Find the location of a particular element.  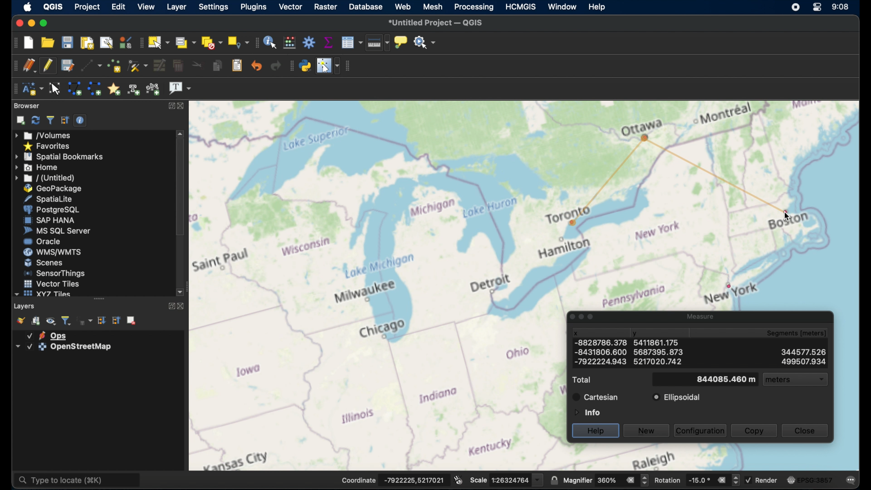

collapse all is located at coordinates (65, 120).